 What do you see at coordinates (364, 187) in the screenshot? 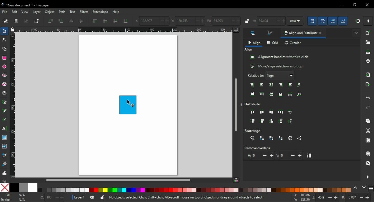
I see `next` at bounding box center [364, 187].